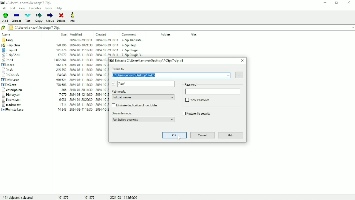  Describe the element at coordinates (18, 197) in the screenshot. I see `1/15 object(s) selected` at that location.